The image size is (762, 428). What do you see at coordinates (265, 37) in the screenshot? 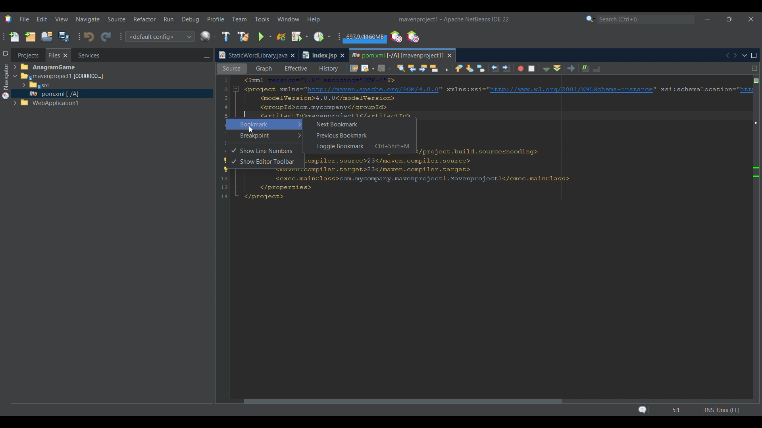
I see `Run main project options` at bounding box center [265, 37].